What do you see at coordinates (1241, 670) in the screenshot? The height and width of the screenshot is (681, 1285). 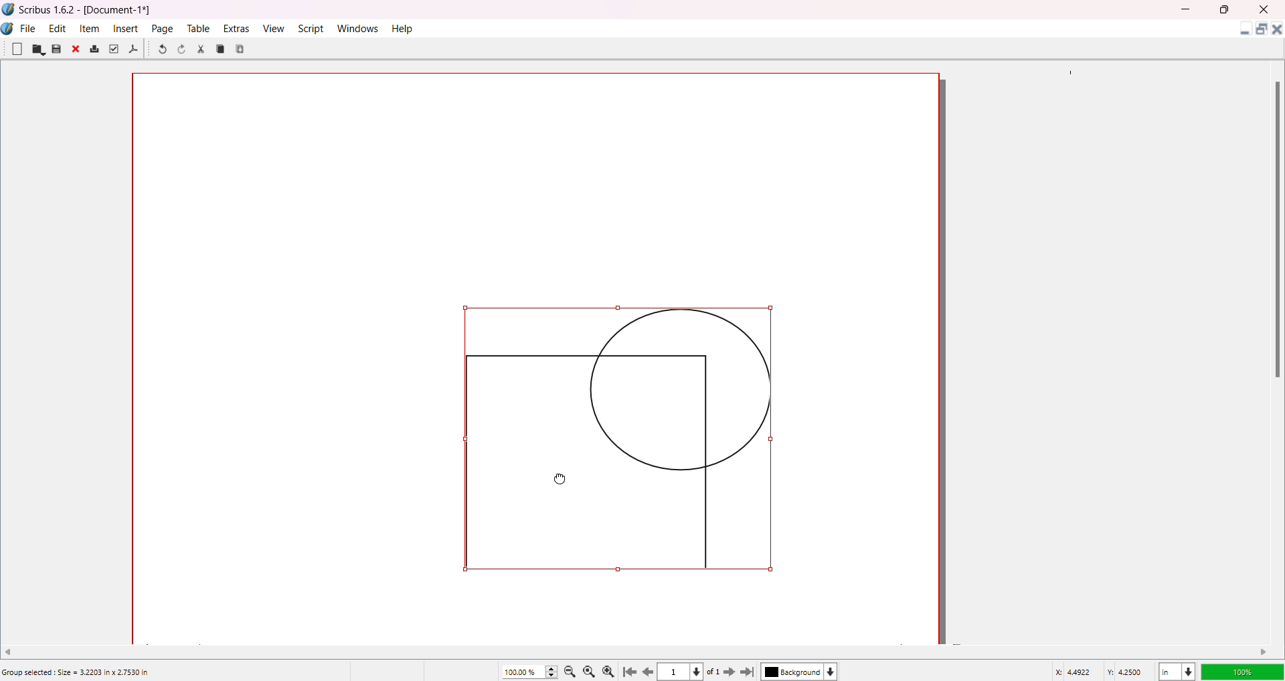 I see `Opacity` at bounding box center [1241, 670].